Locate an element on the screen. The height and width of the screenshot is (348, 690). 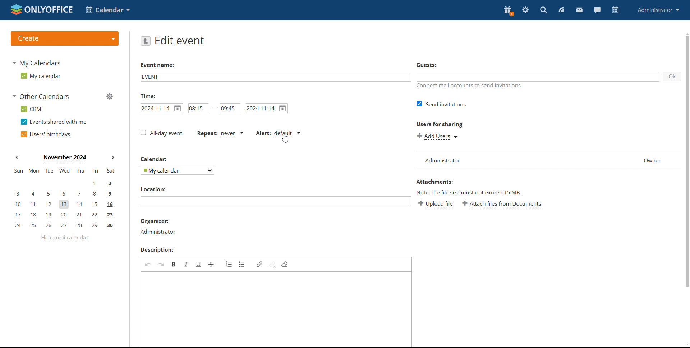
other calendars is located at coordinates (40, 96).